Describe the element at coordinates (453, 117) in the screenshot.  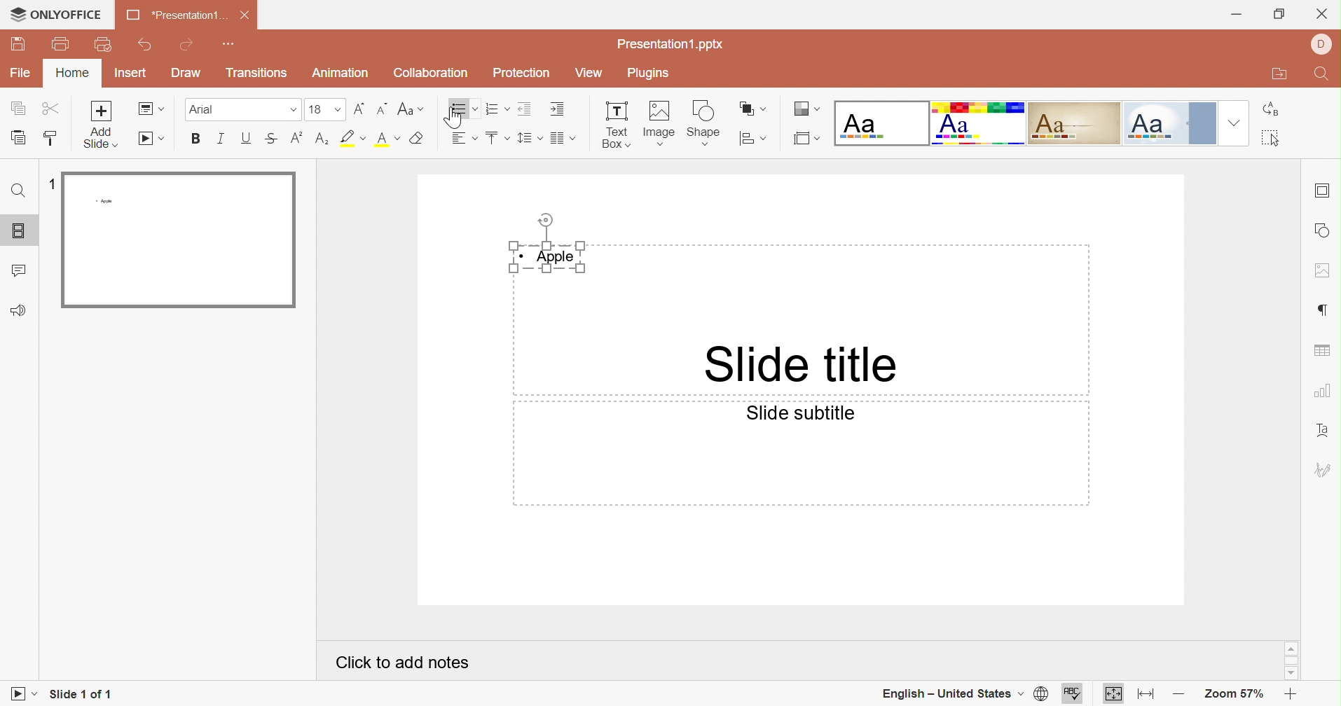
I see `Cursor` at that location.